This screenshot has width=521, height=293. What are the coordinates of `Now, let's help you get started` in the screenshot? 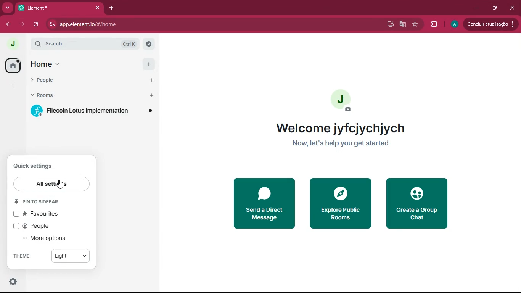 It's located at (346, 146).